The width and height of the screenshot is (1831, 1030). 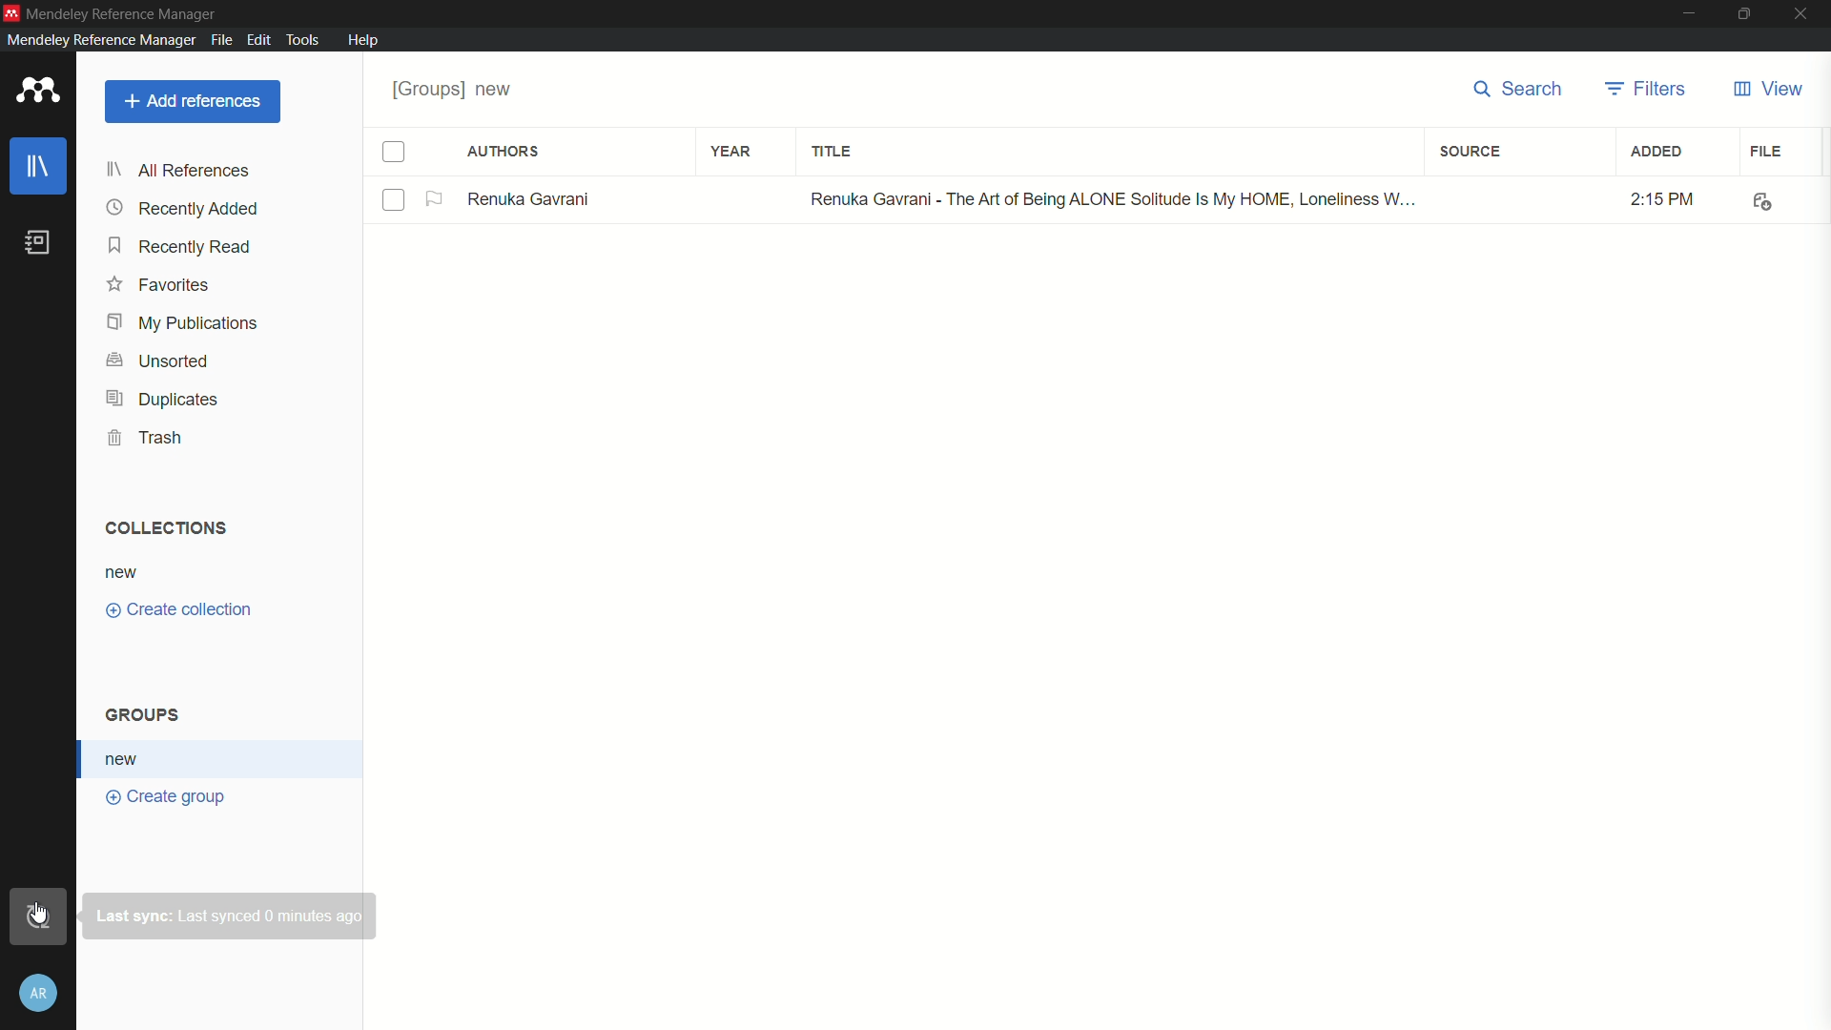 I want to click on unsorted, so click(x=159, y=360).